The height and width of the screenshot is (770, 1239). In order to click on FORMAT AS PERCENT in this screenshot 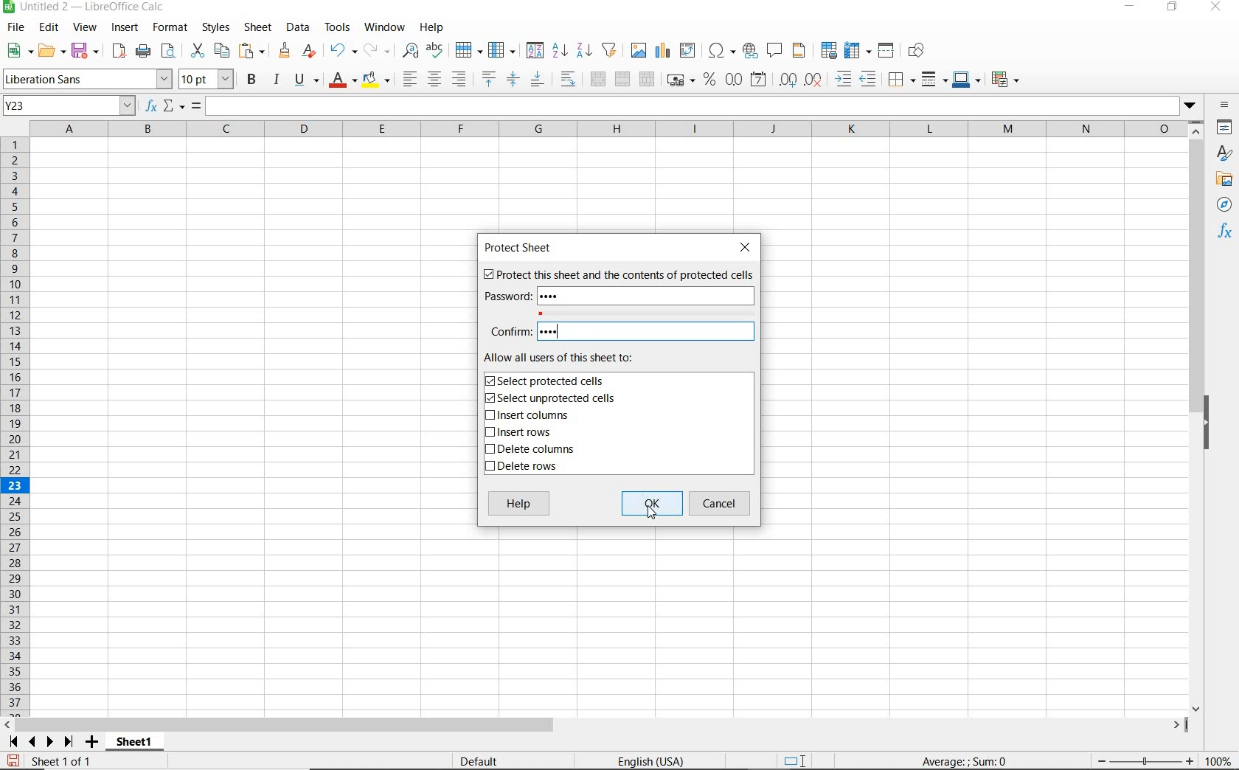, I will do `click(709, 80)`.